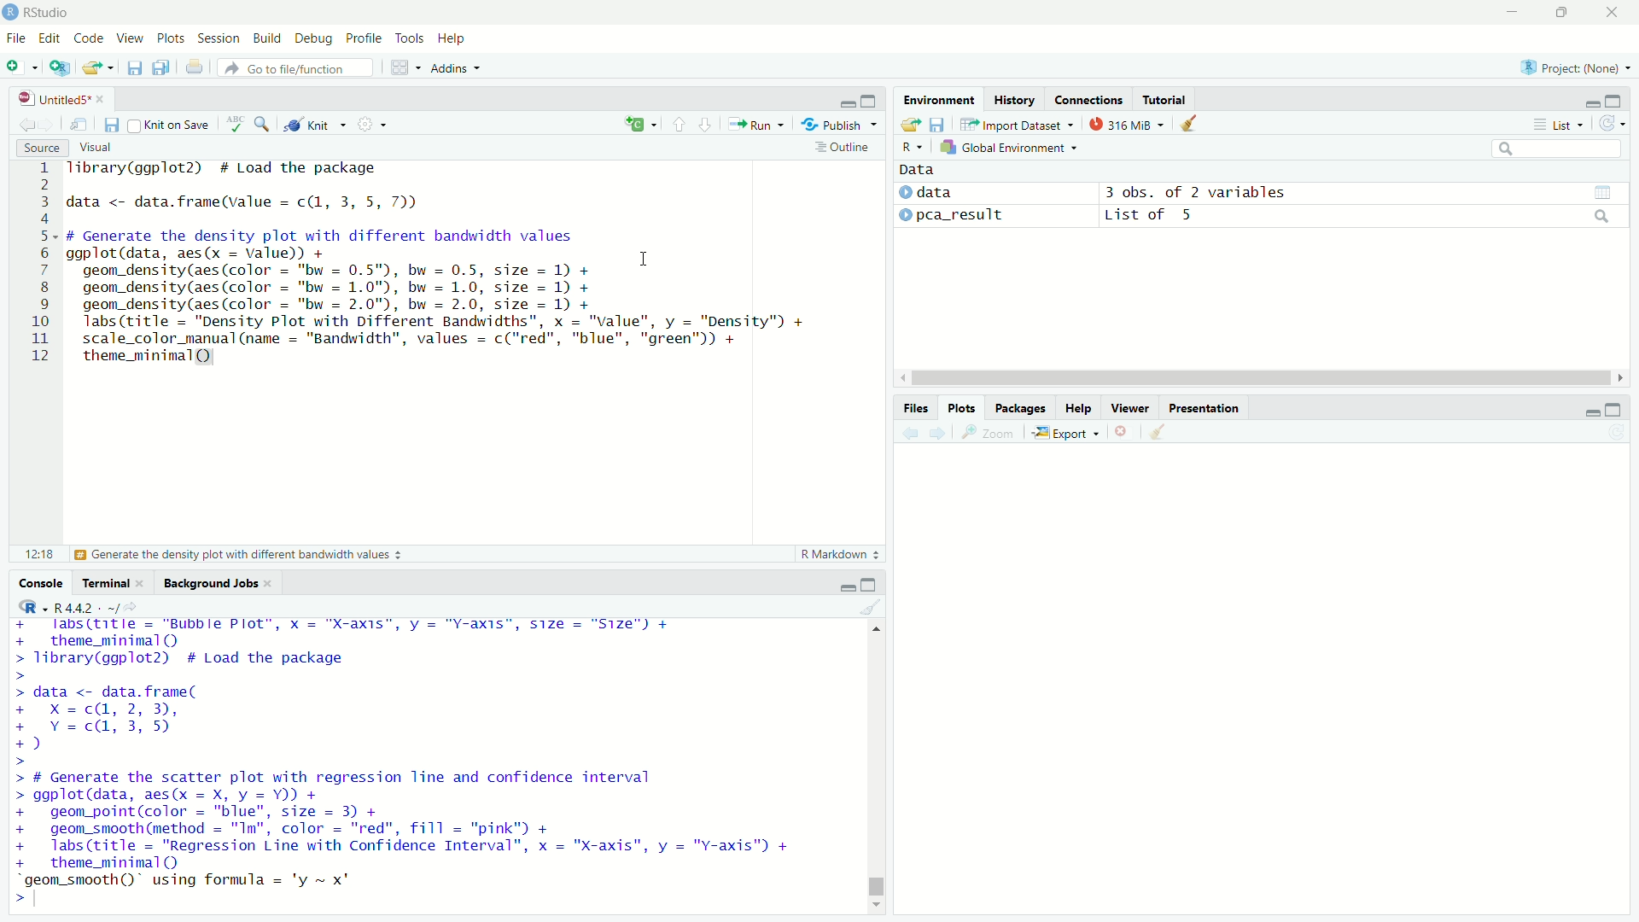 The image size is (1639, 922). Describe the element at coordinates (1066, 433) in the screenshot. I see `Export` at that location.